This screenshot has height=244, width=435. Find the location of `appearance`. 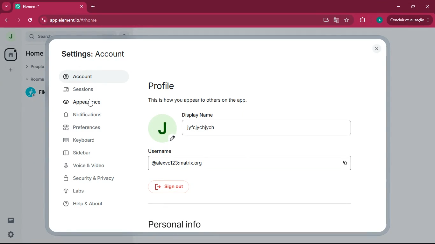

appearance is located at coordinates (84, 103).